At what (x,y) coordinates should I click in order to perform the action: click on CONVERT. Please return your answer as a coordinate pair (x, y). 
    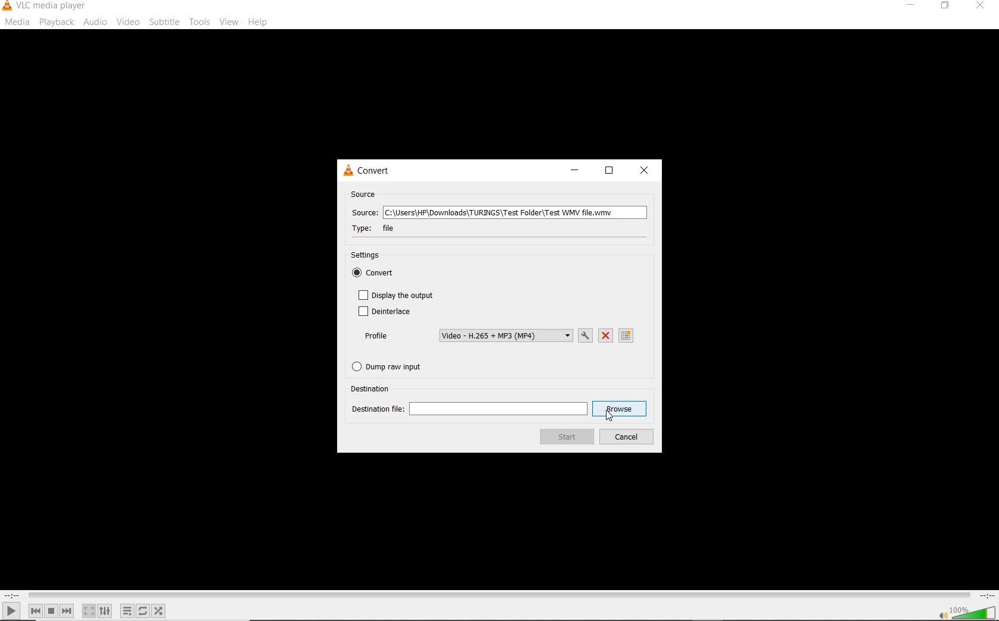
    Looking at the image, I should click on (374, 171).